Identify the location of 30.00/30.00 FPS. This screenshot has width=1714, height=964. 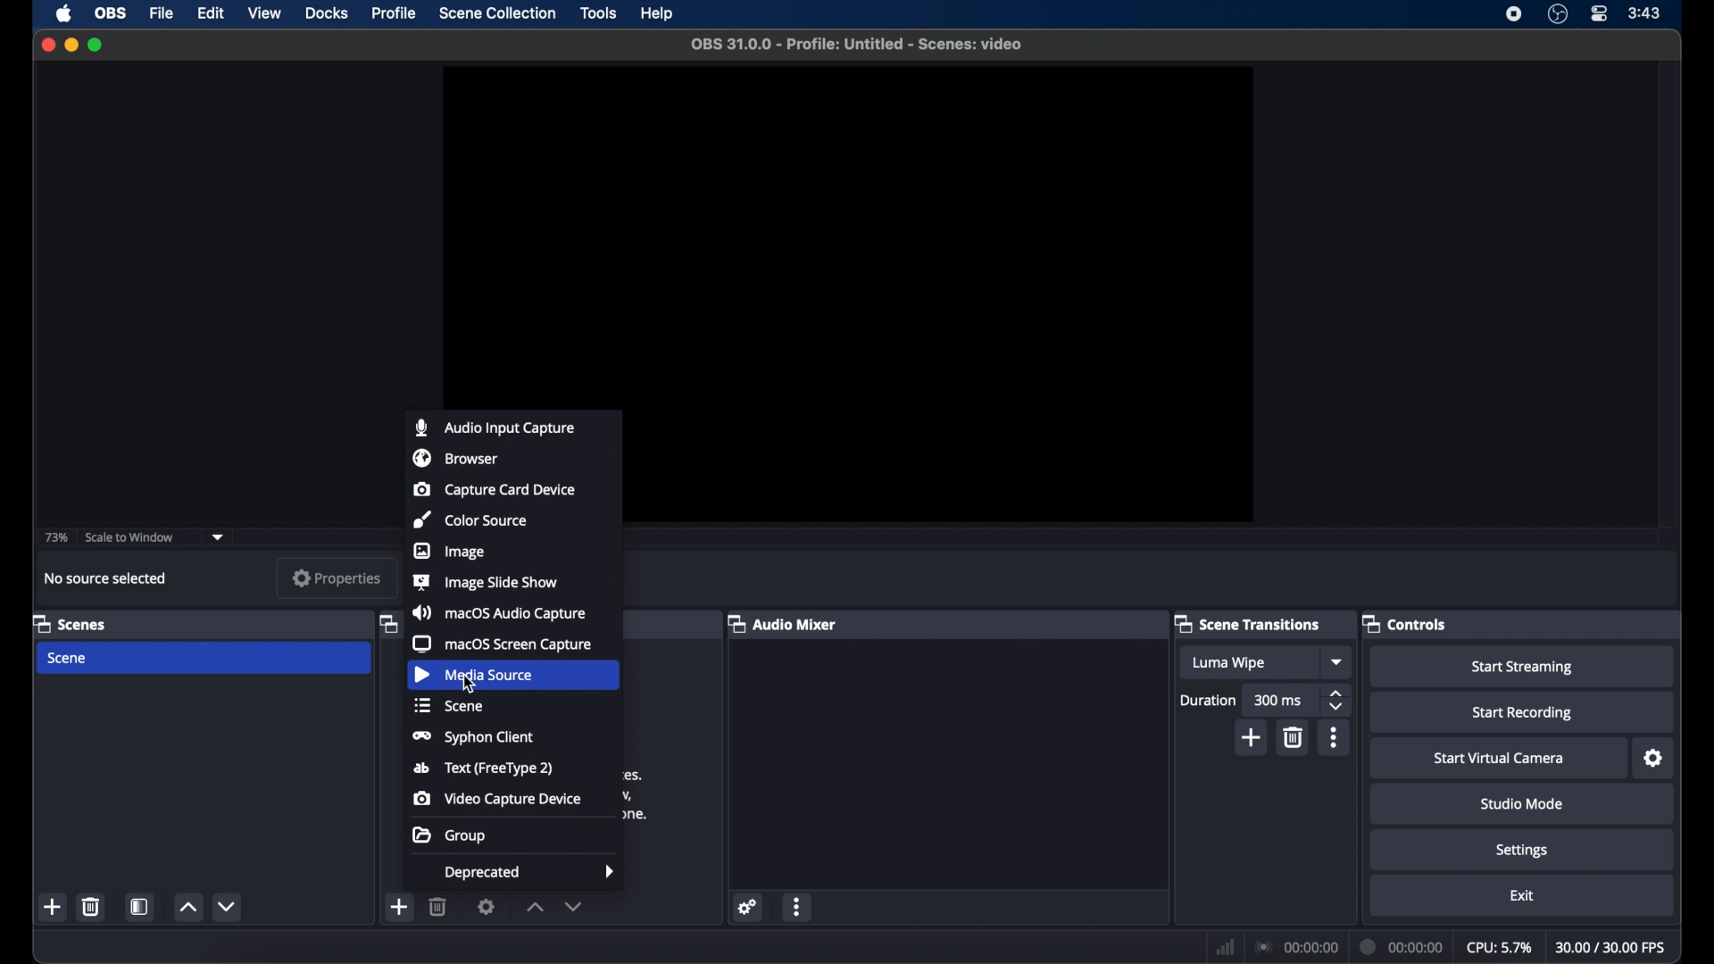
(1611, 948).